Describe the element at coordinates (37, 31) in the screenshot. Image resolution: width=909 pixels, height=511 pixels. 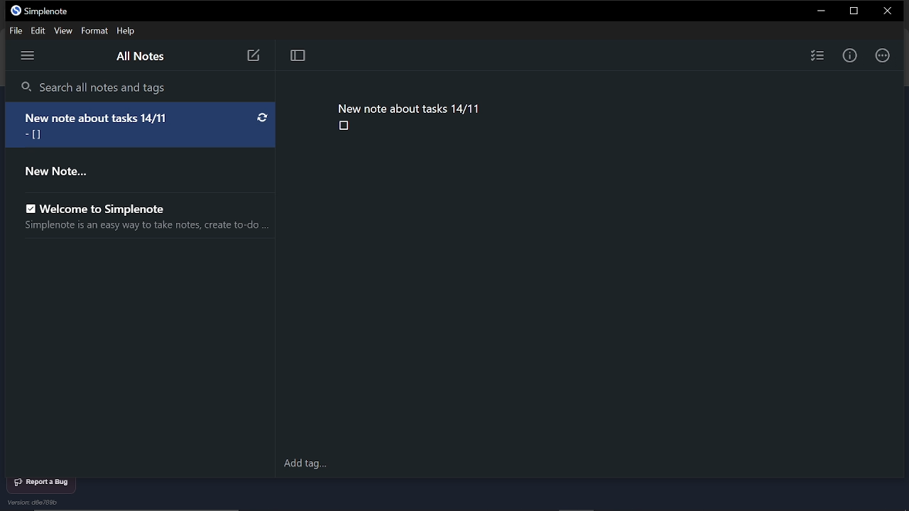
I see `Edit` at that location.